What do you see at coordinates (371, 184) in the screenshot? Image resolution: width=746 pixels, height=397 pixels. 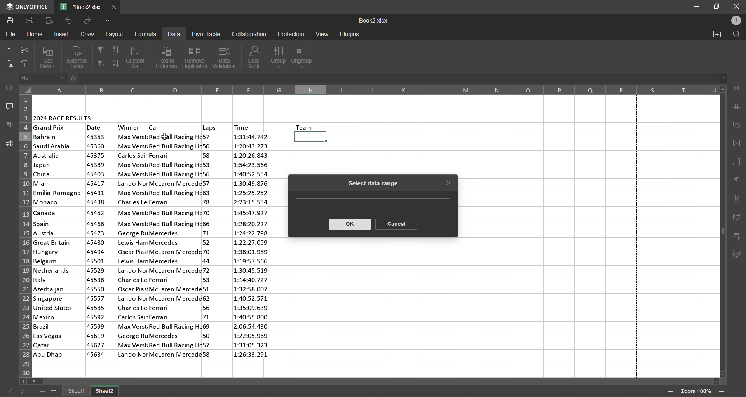 I see `select data range` at bounding box center [371, 184].